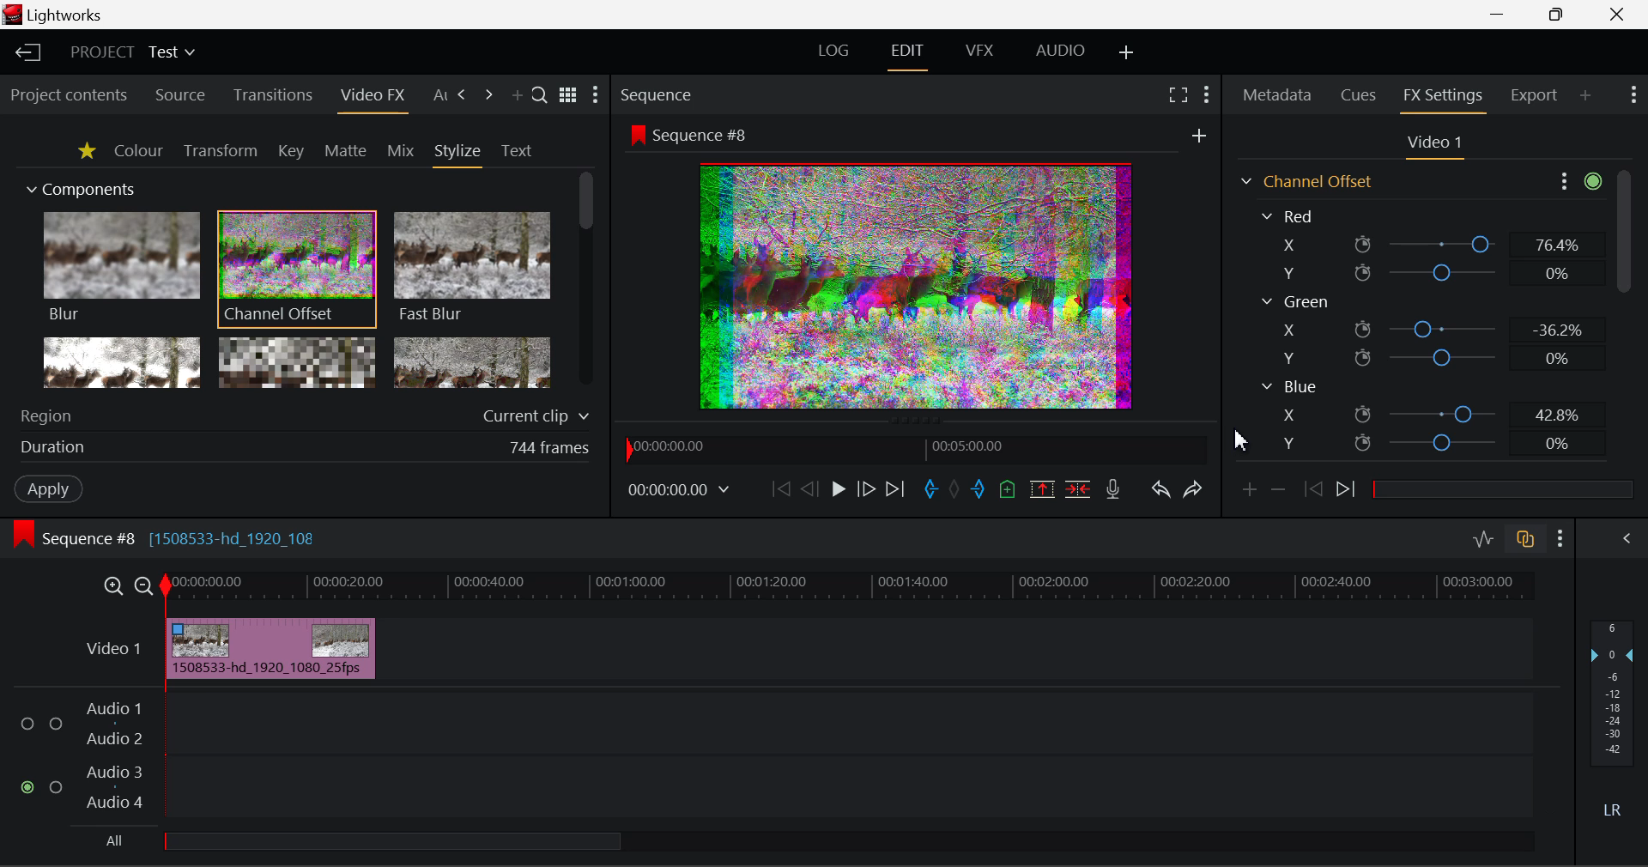 This screenshot has width=1648, height=867. Describe the element at coordinates (50, 490) in the screenshot. I see `Apply` at that location.